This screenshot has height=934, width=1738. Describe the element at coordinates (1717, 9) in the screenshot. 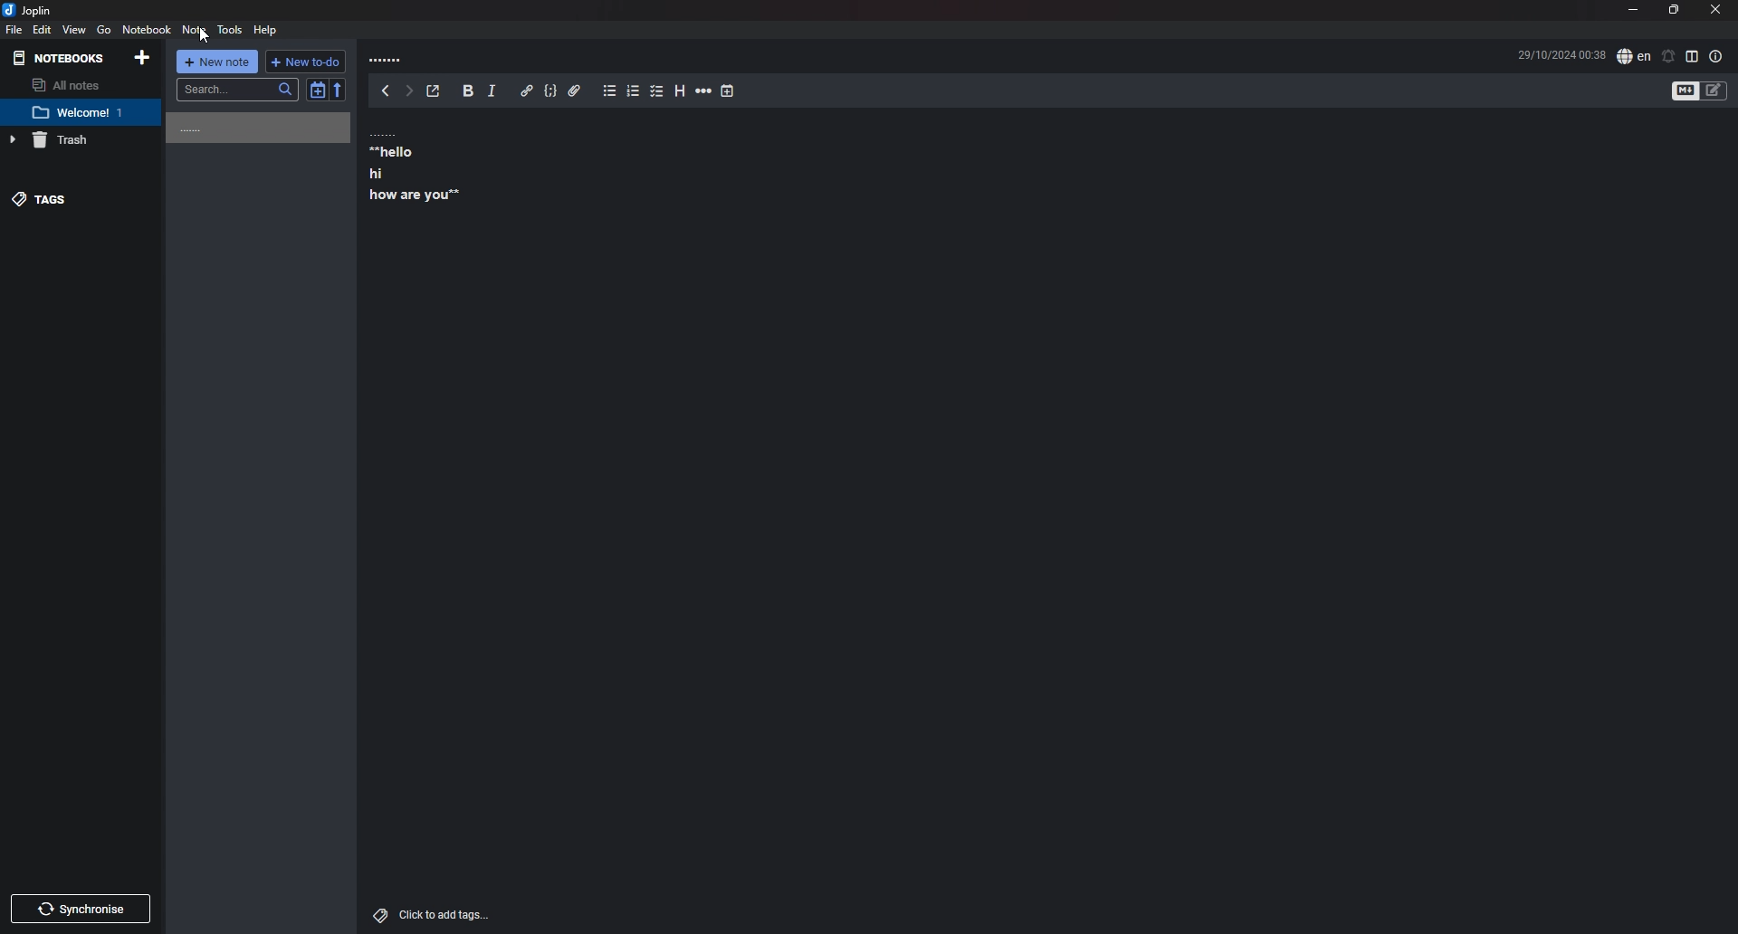

I see `close` at that location.